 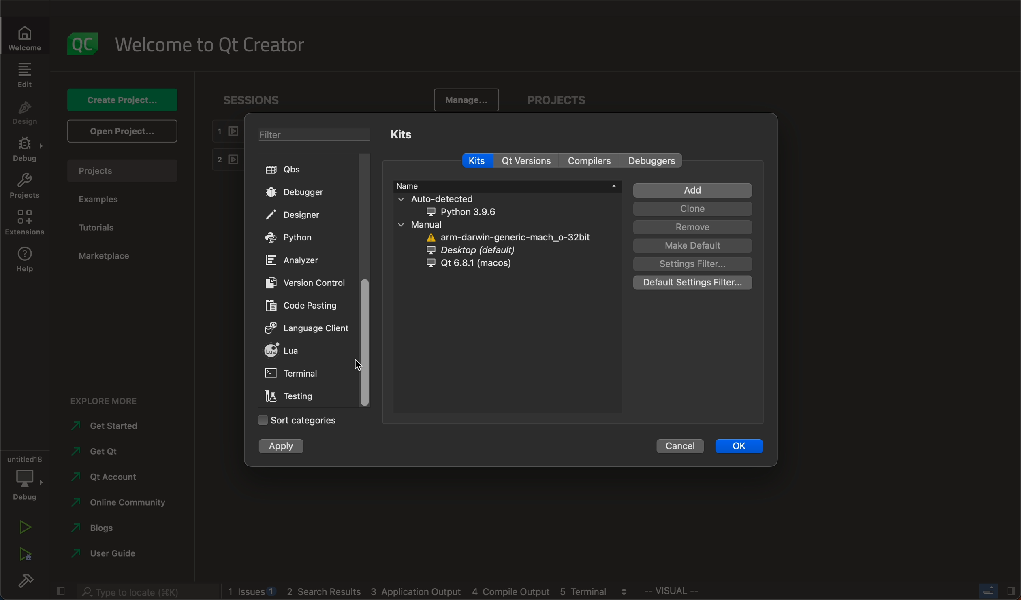 What do you see at coordinates (290, 448) in the screenshot?
I see `apply` at bounding box center [290, 448].